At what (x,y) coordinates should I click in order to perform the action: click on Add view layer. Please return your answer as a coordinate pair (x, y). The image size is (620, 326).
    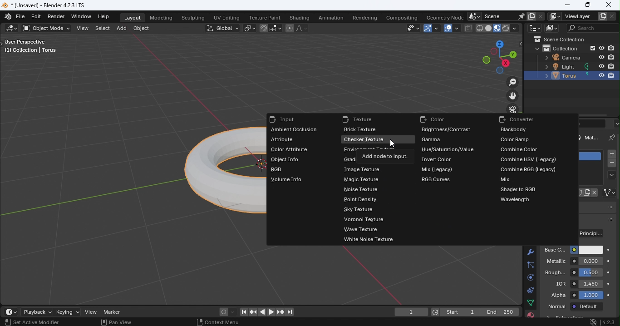
    Looking at the image, I should click on (603, 16).